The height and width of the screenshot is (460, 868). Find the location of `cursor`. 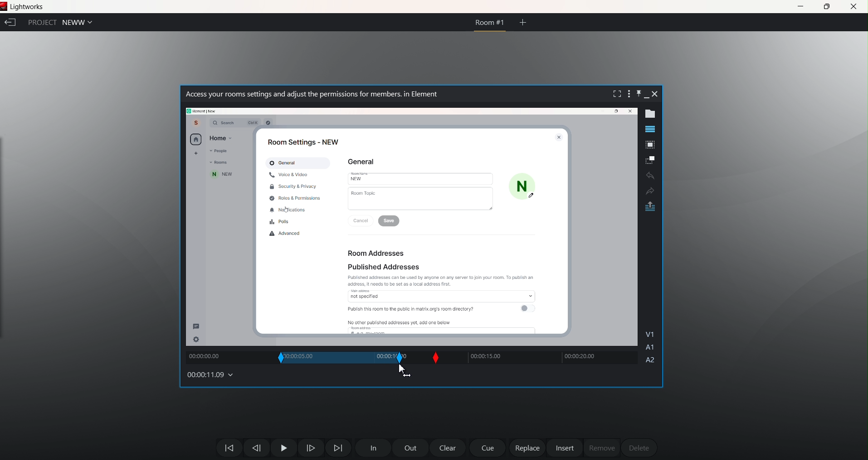

cursor is located at coordinates (405, 370).